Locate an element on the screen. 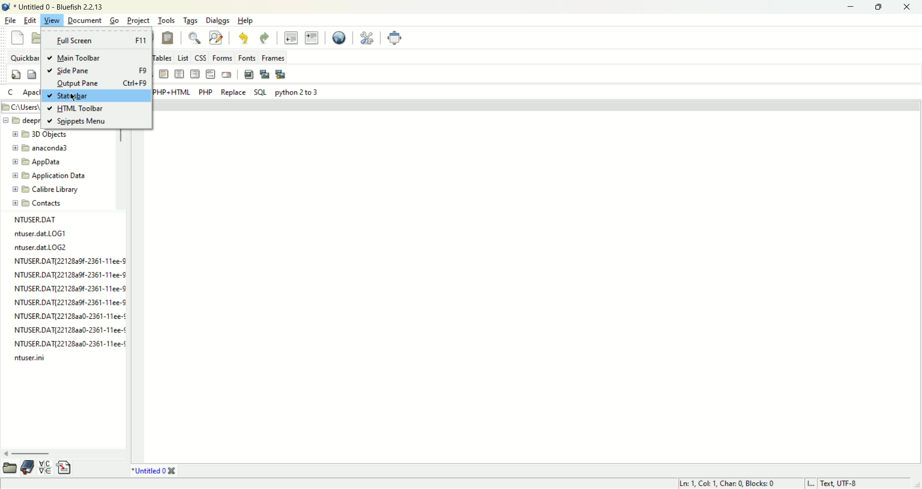 Image resolution: width=922 pixels, height=489 pixels. Replace is located at coordinates (233, 93).